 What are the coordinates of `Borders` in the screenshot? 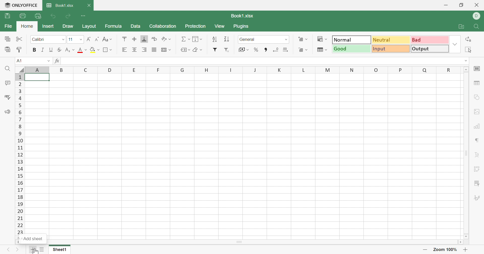 It's located at (104, 50).